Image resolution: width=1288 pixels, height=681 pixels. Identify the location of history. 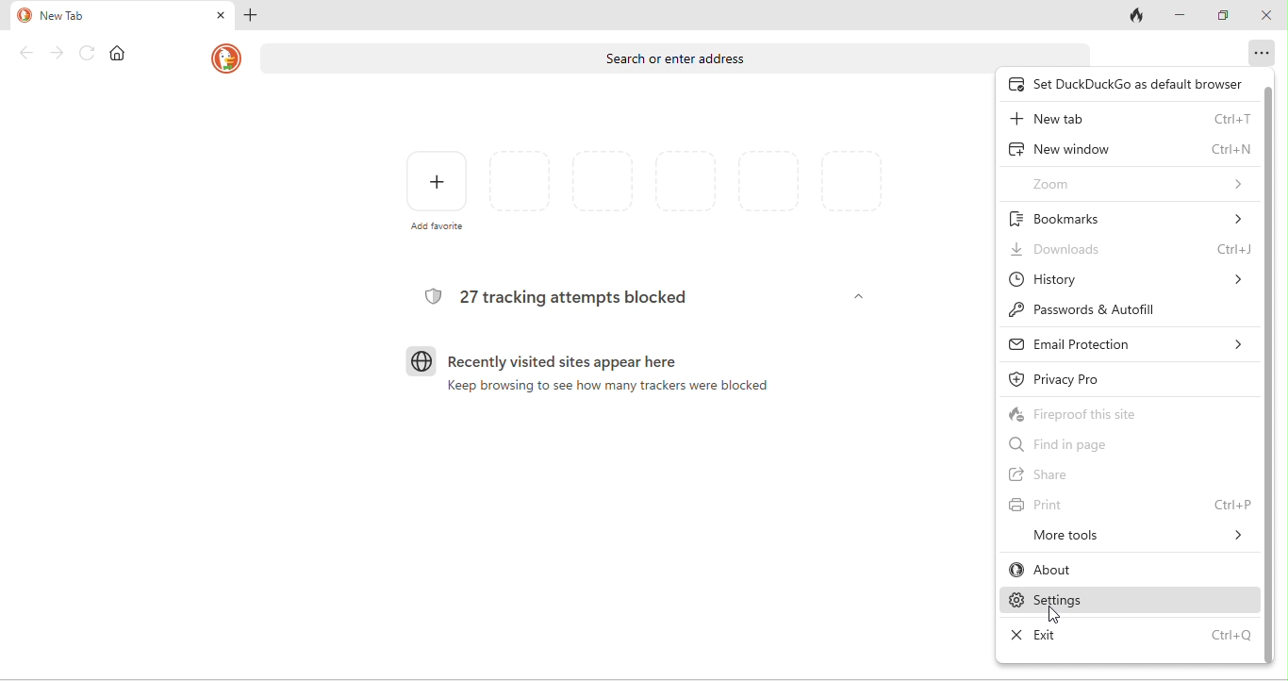
(1129, 280).